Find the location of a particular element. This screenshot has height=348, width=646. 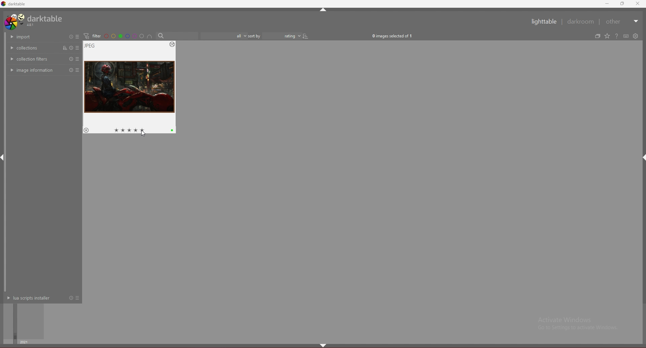

reset is located at coordinates (71, 36).